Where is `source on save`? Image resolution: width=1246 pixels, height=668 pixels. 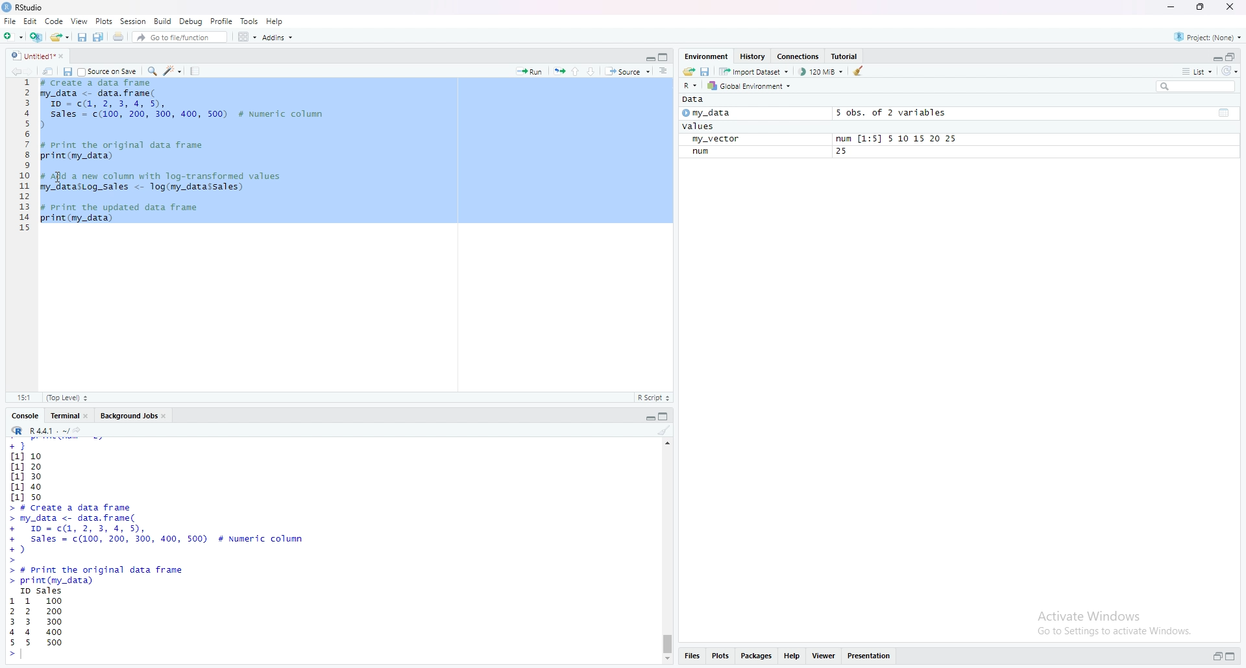
source on save is located at coordinates (109, 73).